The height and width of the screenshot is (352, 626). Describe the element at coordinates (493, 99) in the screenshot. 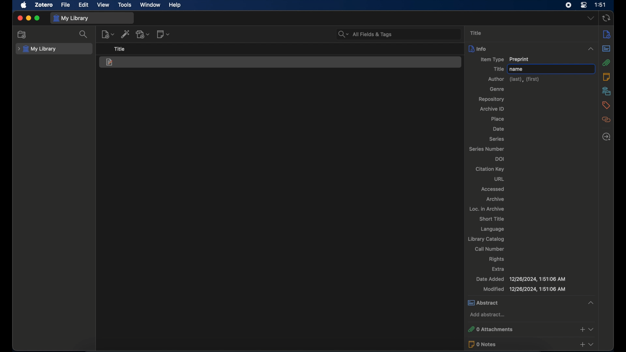

I see `repository` at that location.